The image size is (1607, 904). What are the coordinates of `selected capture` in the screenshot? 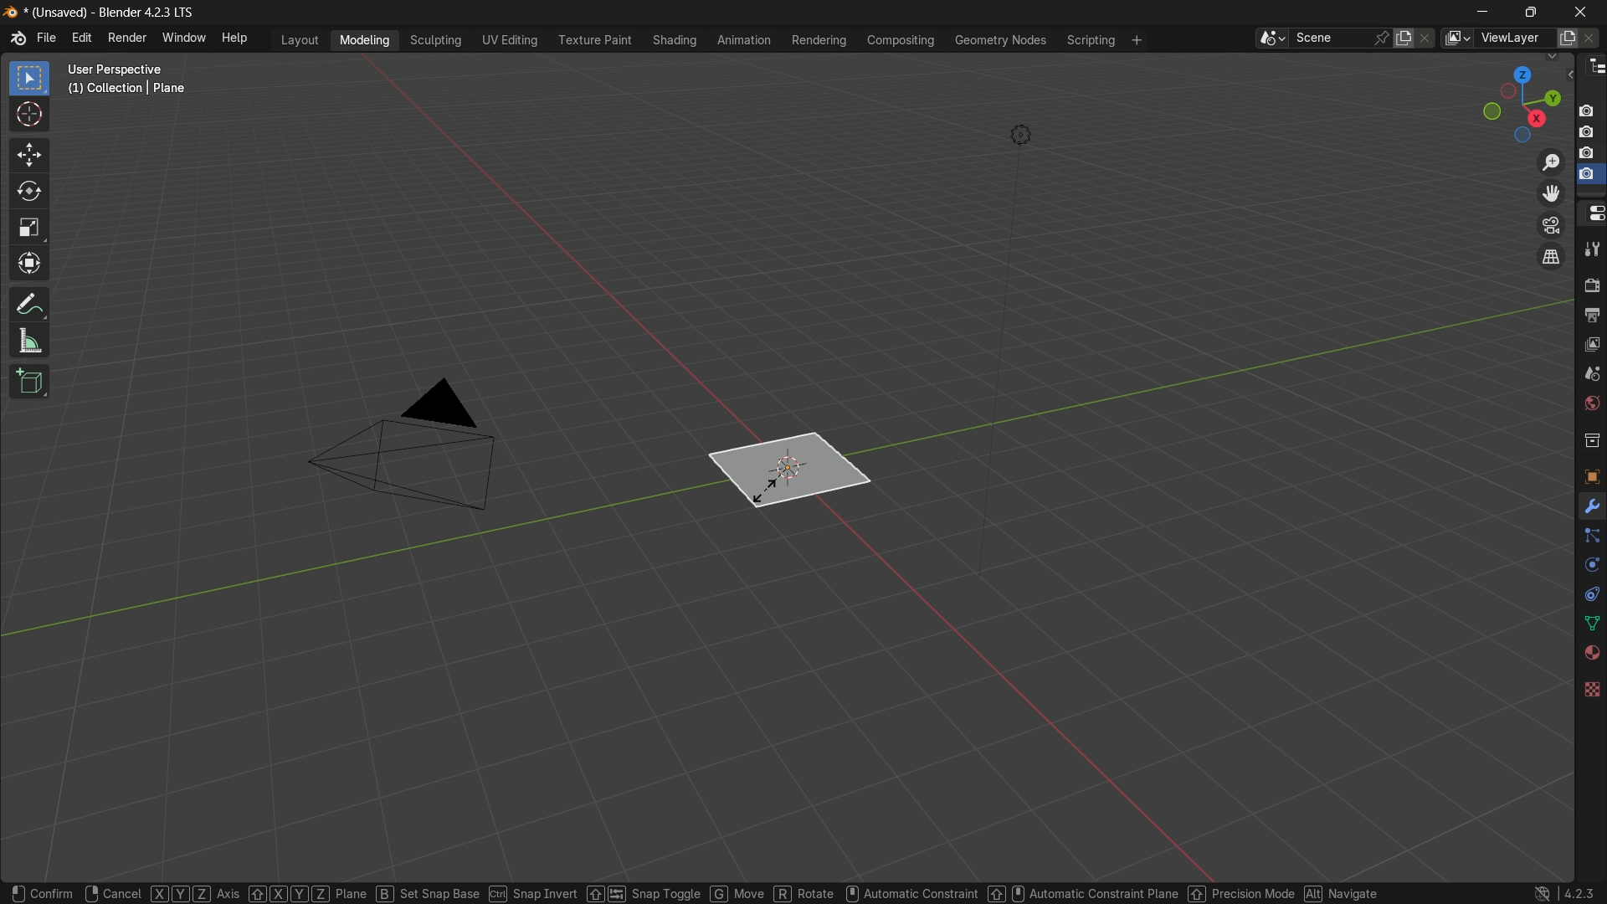 It's located at (1589, 177).